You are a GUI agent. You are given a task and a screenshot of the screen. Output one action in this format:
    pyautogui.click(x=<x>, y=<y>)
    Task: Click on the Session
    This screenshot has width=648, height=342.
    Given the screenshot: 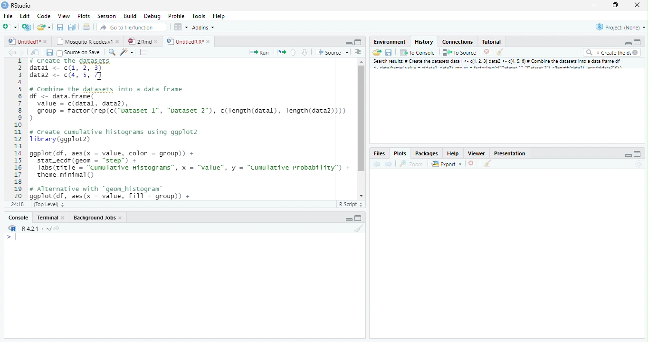 What is the action you would take?
    pyautogui.click(x=108, y=16)
    